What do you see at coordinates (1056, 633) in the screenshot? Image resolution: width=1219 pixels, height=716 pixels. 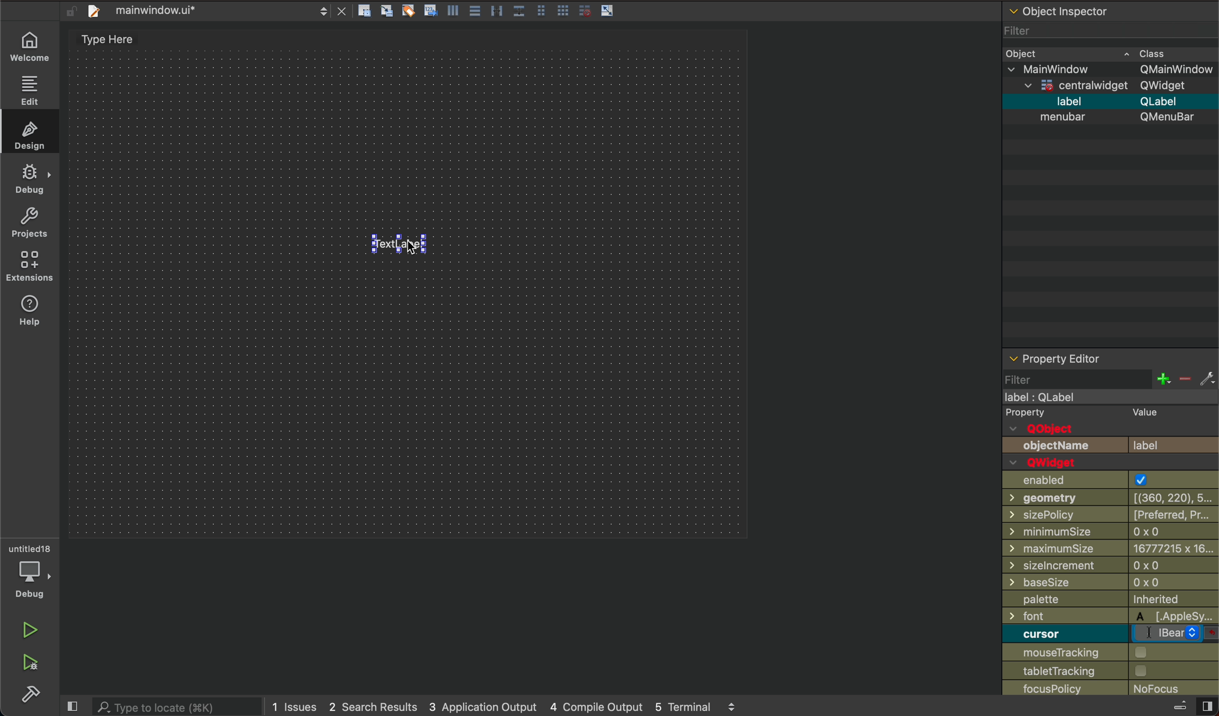 I see `curosor` at bounding box center [1056, 633].